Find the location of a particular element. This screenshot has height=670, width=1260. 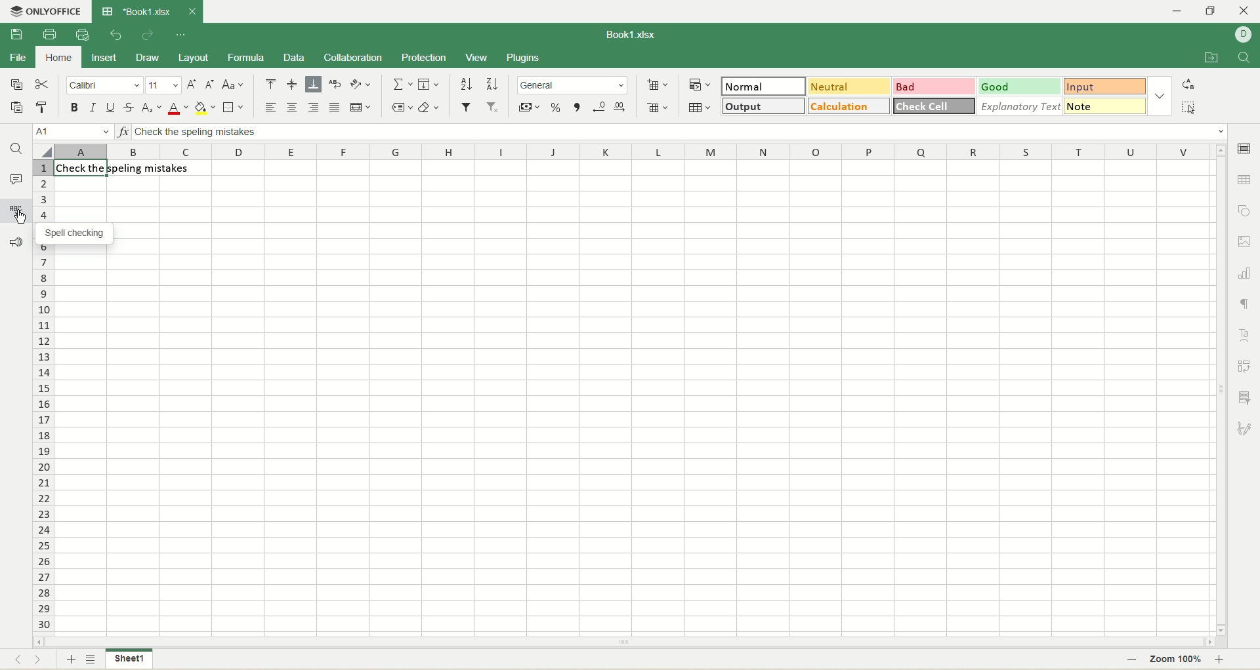

check cell is located at coordinates (934, 106).